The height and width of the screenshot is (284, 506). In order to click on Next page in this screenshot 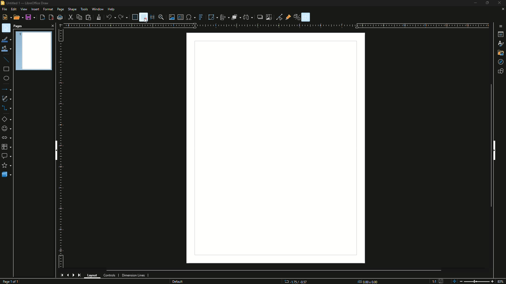, I will do `click(75, 275)`.